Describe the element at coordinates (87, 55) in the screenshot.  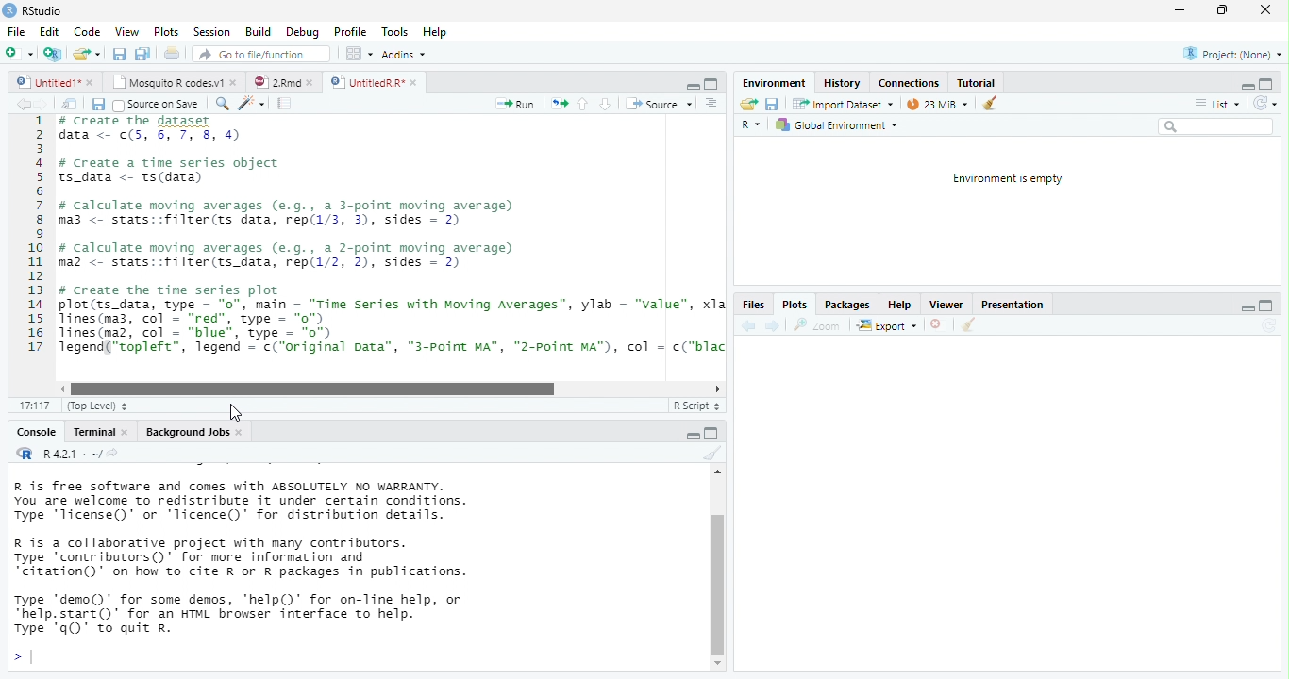
I see `open an existing file` at that location.